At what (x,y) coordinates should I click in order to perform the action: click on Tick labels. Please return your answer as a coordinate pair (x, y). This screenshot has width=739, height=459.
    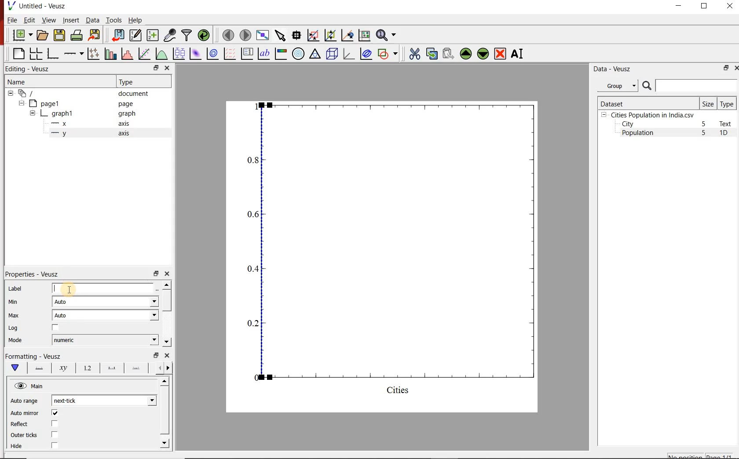
    Looking at the image, I should click on (85, 369).